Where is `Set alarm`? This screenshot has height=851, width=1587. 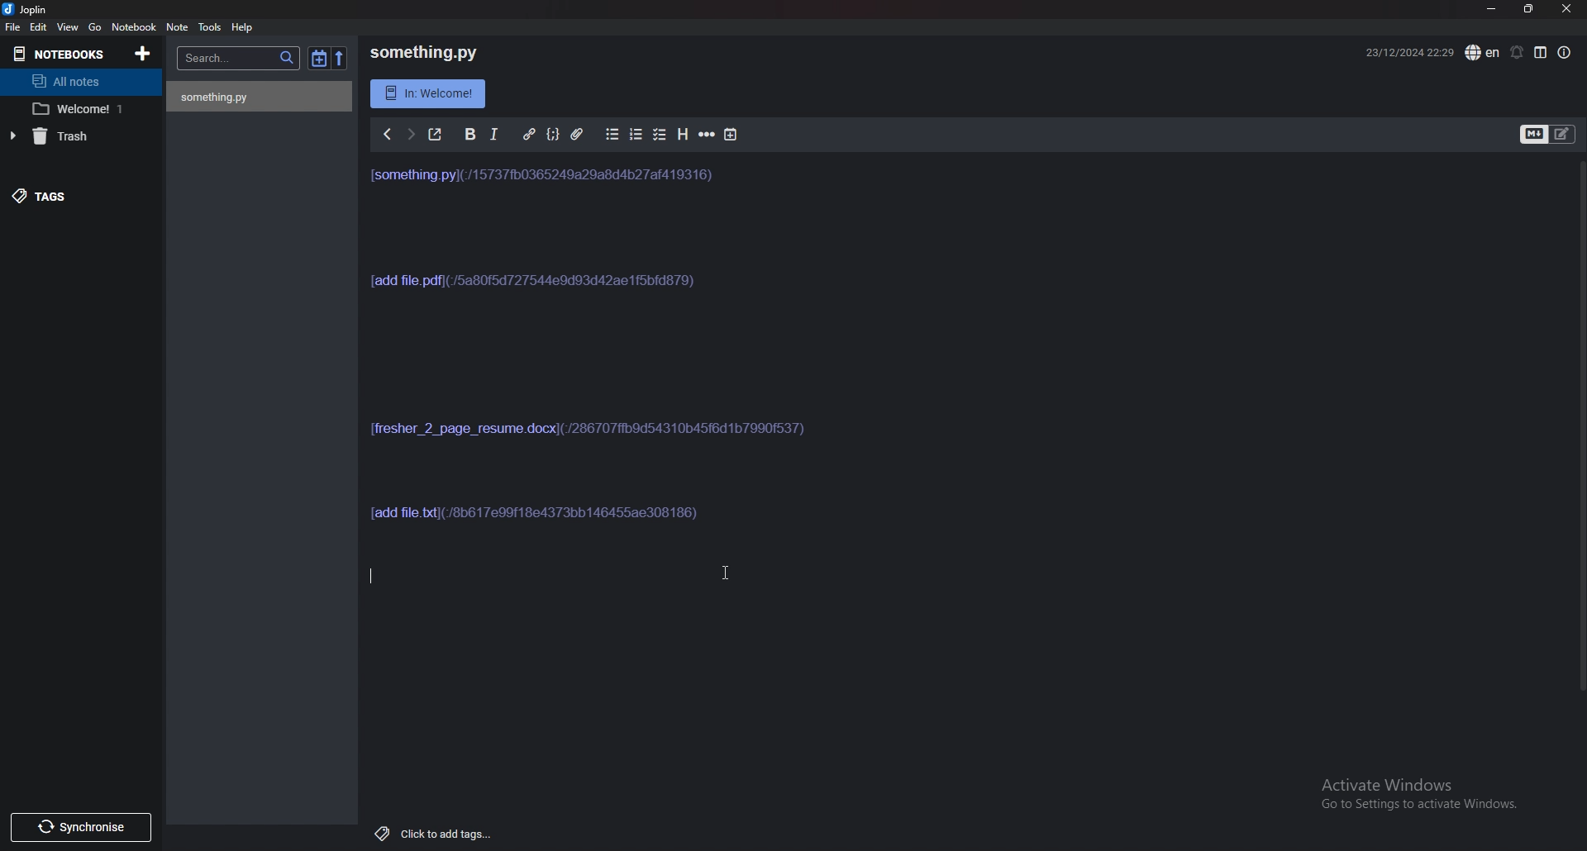
Set alarm is located at coordinates (1517, 52).